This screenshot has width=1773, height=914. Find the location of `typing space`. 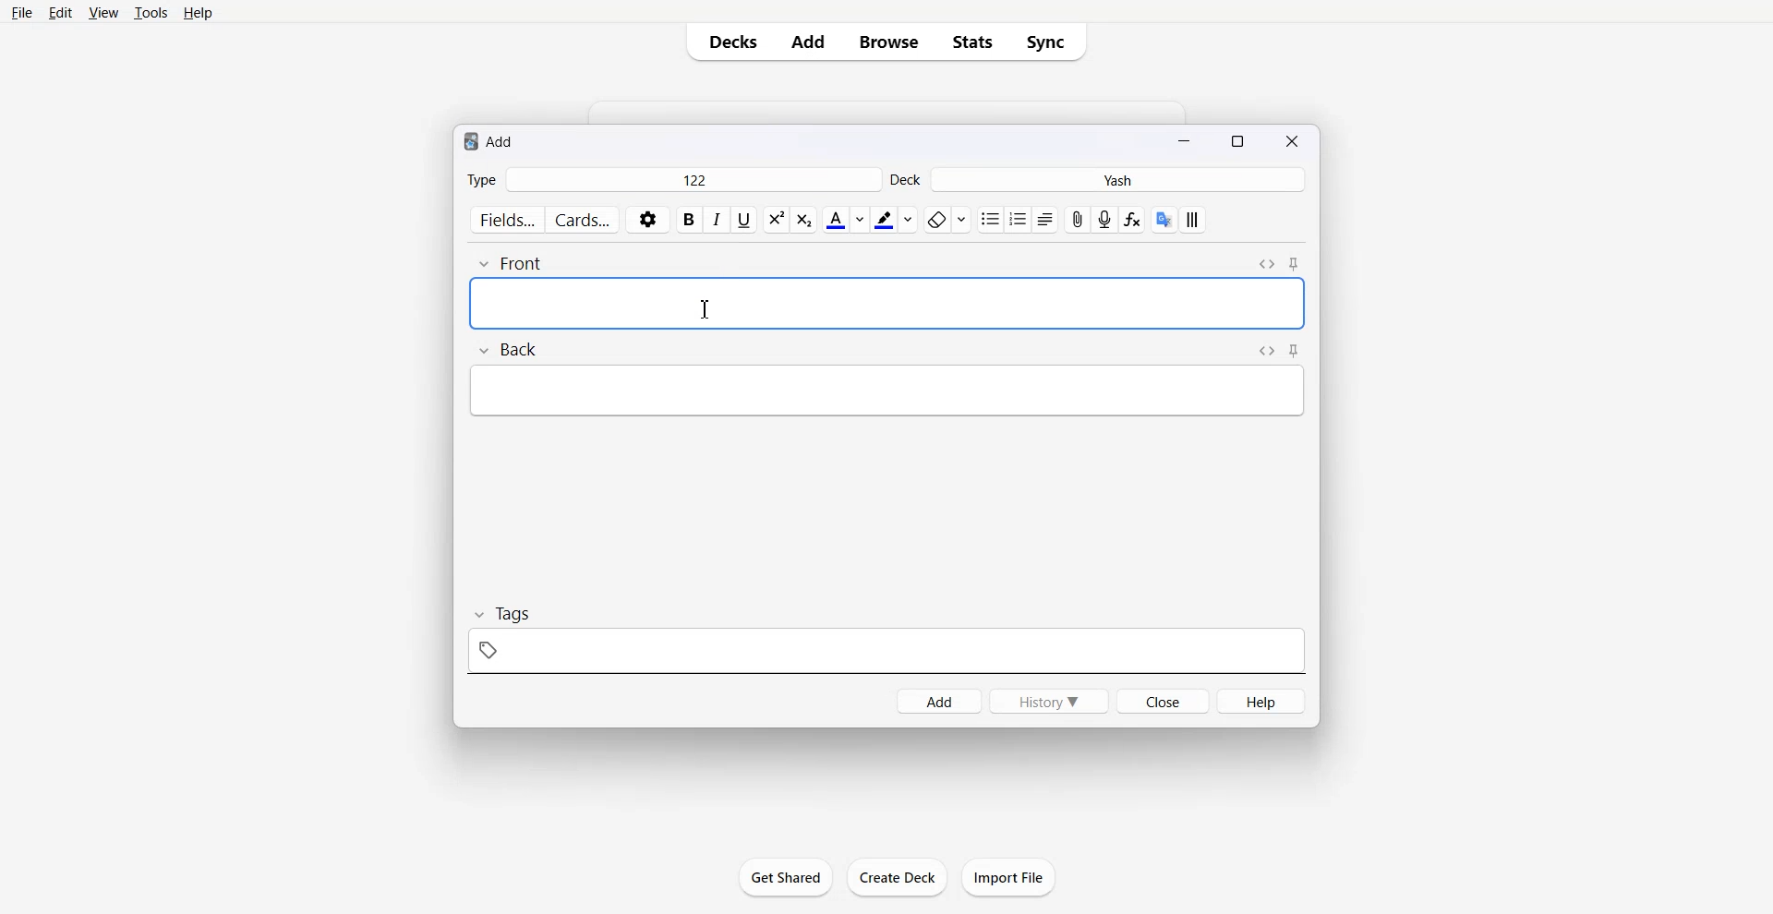

typing space is located at coordinates (886, 303).